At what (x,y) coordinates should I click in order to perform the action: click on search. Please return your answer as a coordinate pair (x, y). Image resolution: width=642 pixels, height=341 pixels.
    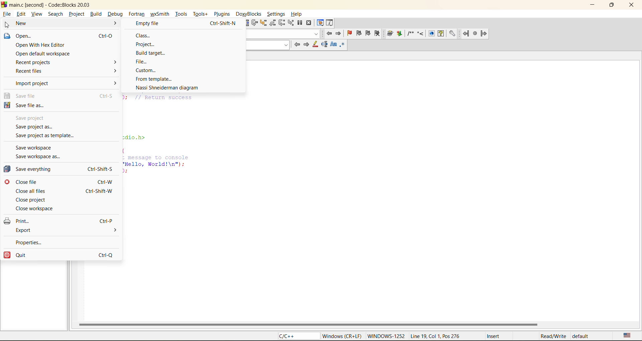
    Looking at the image, I should click on (55, 14).